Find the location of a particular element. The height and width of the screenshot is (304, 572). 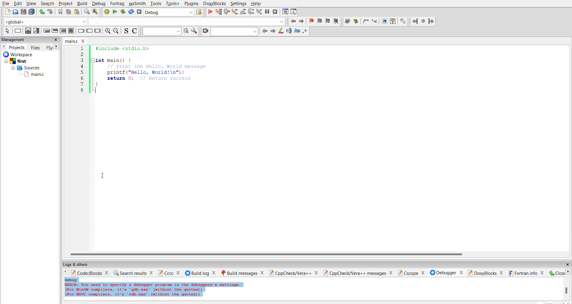

cppcheck/vera++messages is located at coordinates (358, 272).